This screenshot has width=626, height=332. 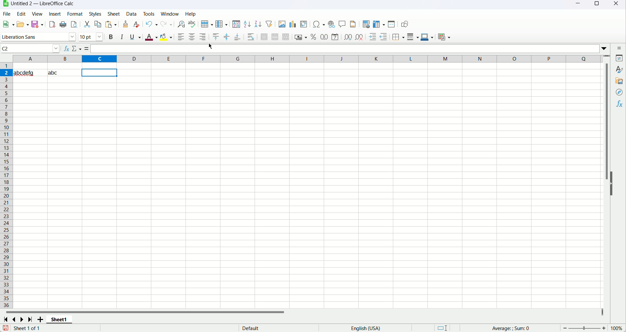 What do you see at coordinates (96, 14) in the screenshot?
I see `styles` at bounding box center [96, 14].